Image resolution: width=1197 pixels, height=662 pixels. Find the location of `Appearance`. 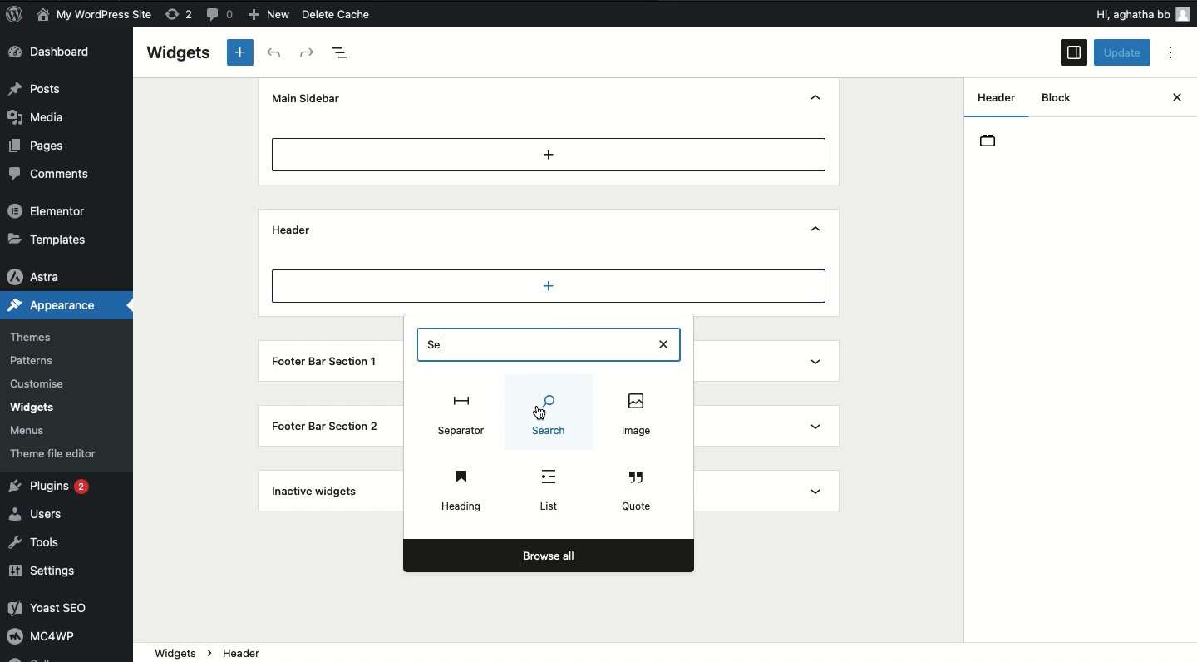

Appearance is located at coordinates (56, 305).